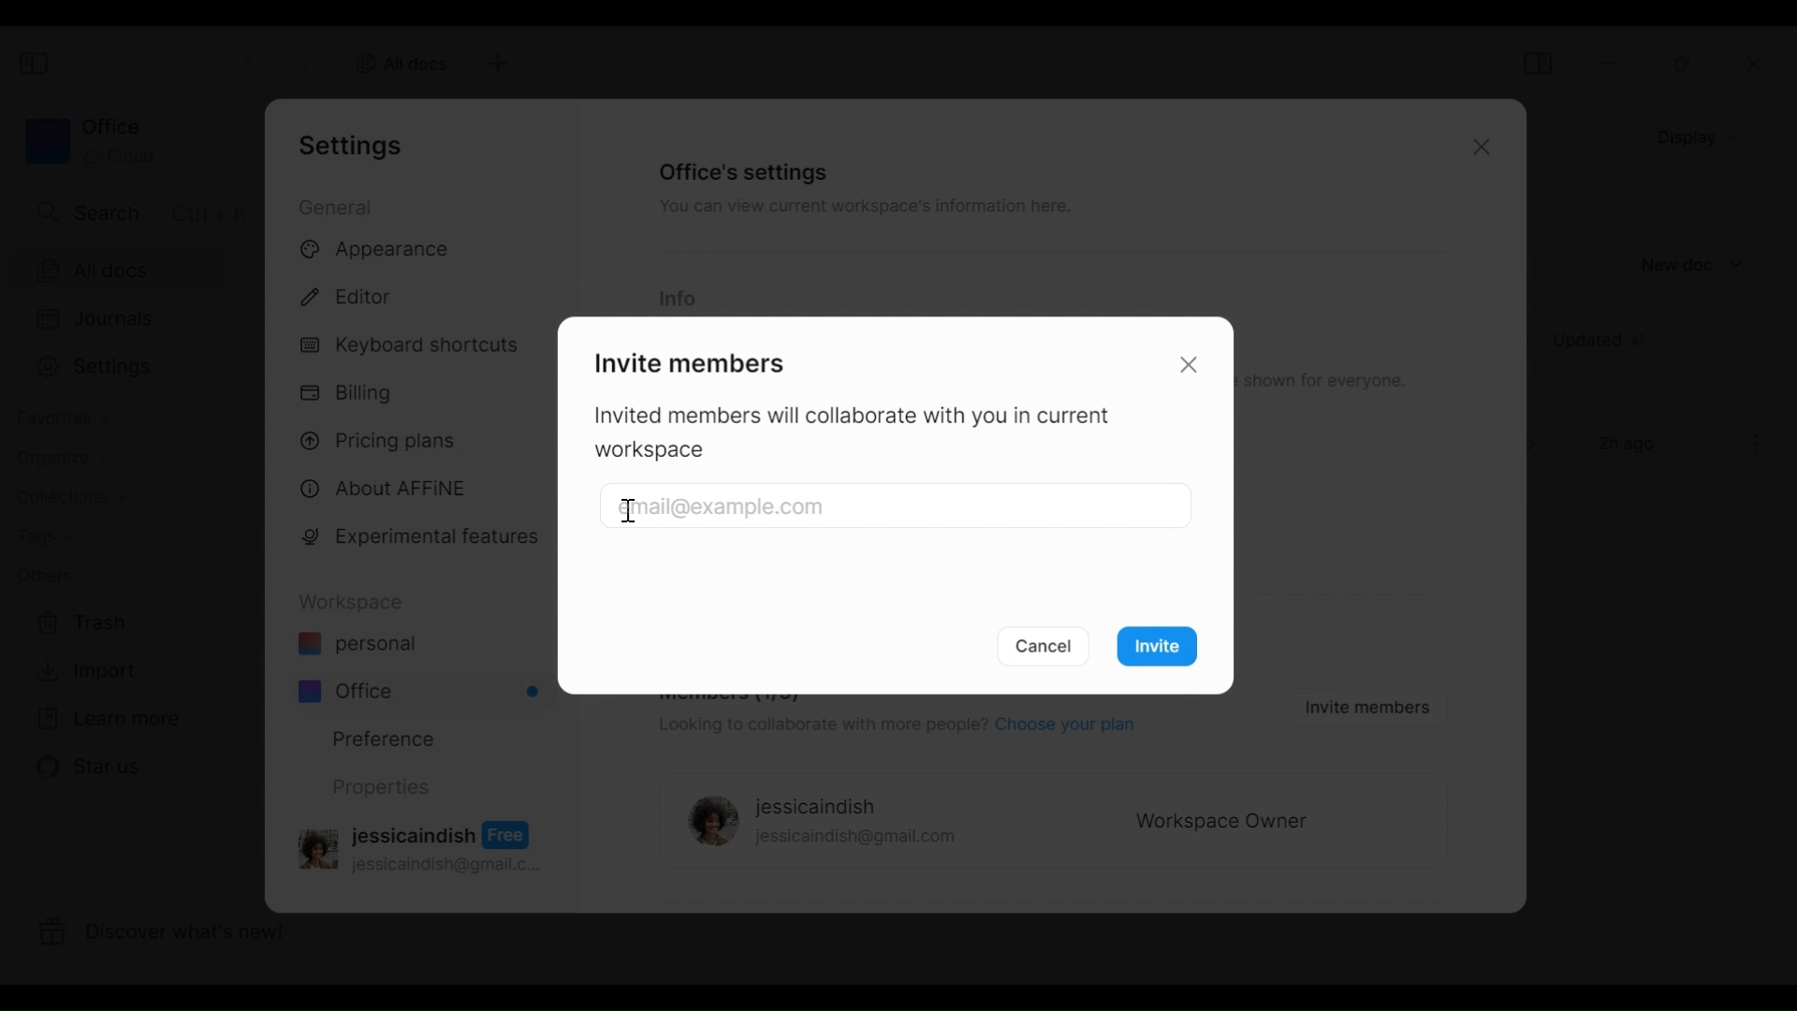 This screenshot has height=1011, width=1797. Describe the element at coordinates (381, 251) in the screenshot. I see `Appearance` at that location.